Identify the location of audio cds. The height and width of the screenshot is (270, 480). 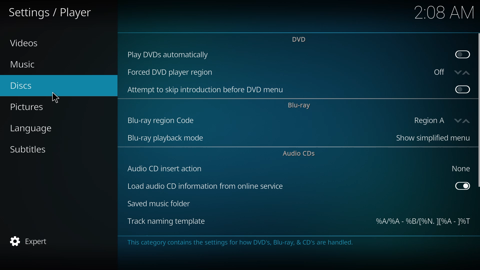
(300, 154).